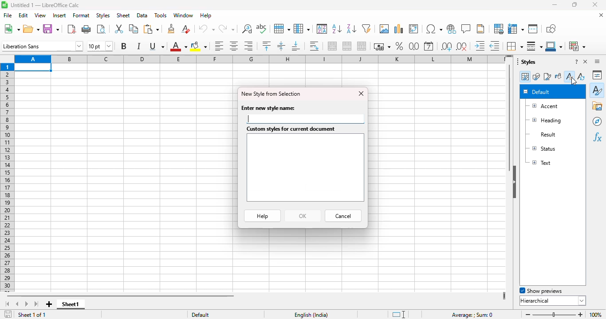  Describe the element at coordinates (574, 82) in the screenshot. I see `cursor` at that location.